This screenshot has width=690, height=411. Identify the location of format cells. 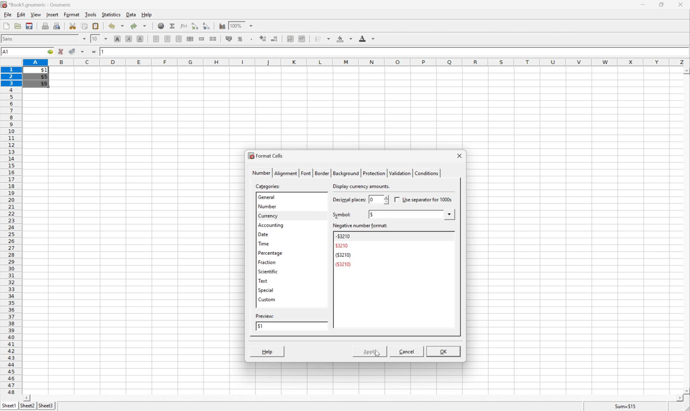
(265, 155).